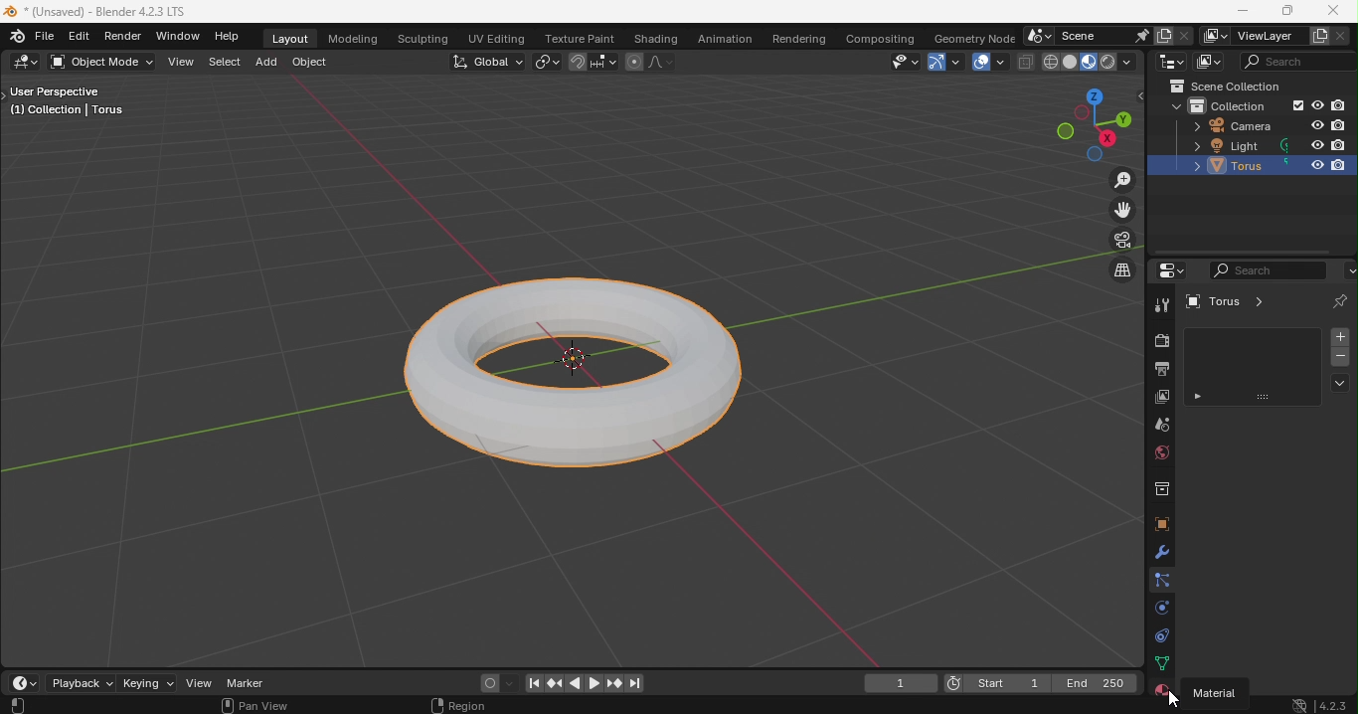 This screenshot has height=714, width=1358. I want to click on Scene collection, so click(1219, 87).